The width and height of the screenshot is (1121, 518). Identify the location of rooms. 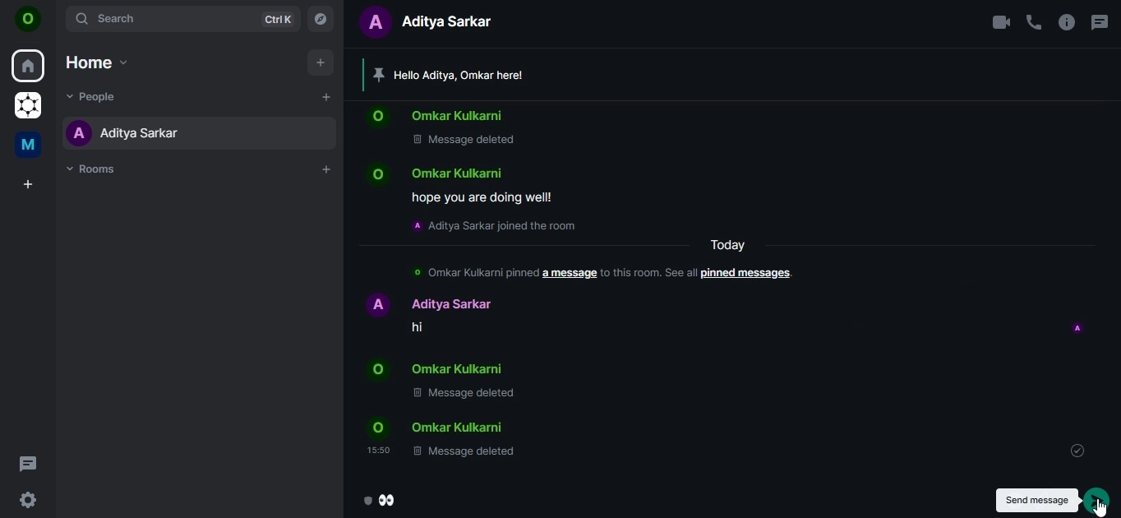
(95, 170).